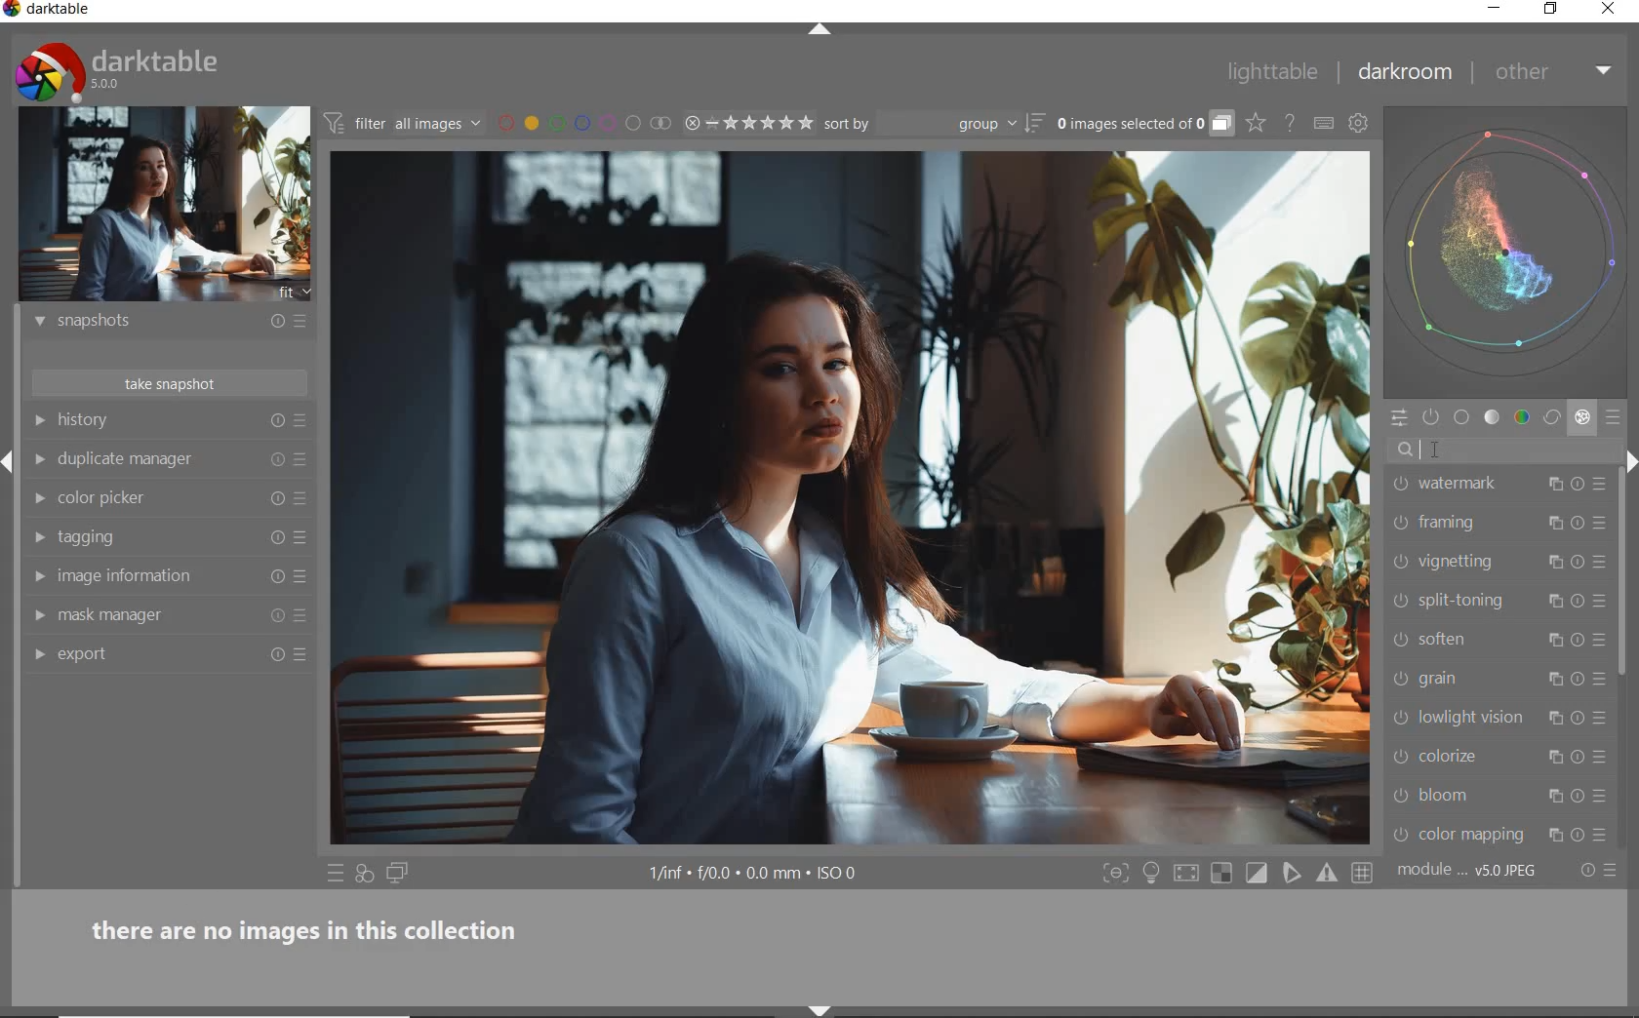  Describe the element at coordinates (1600, 641) in the screenshot. I see `preset and preferences` at that location.